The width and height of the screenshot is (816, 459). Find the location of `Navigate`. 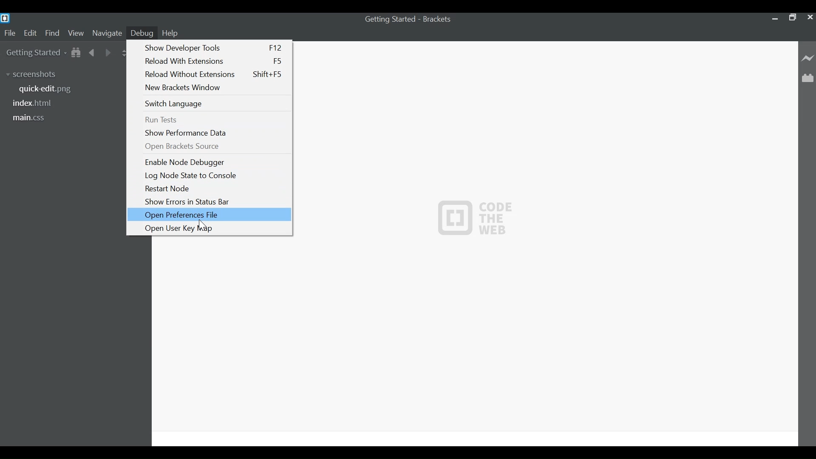

Navigate is located at coordinates (108, 32).